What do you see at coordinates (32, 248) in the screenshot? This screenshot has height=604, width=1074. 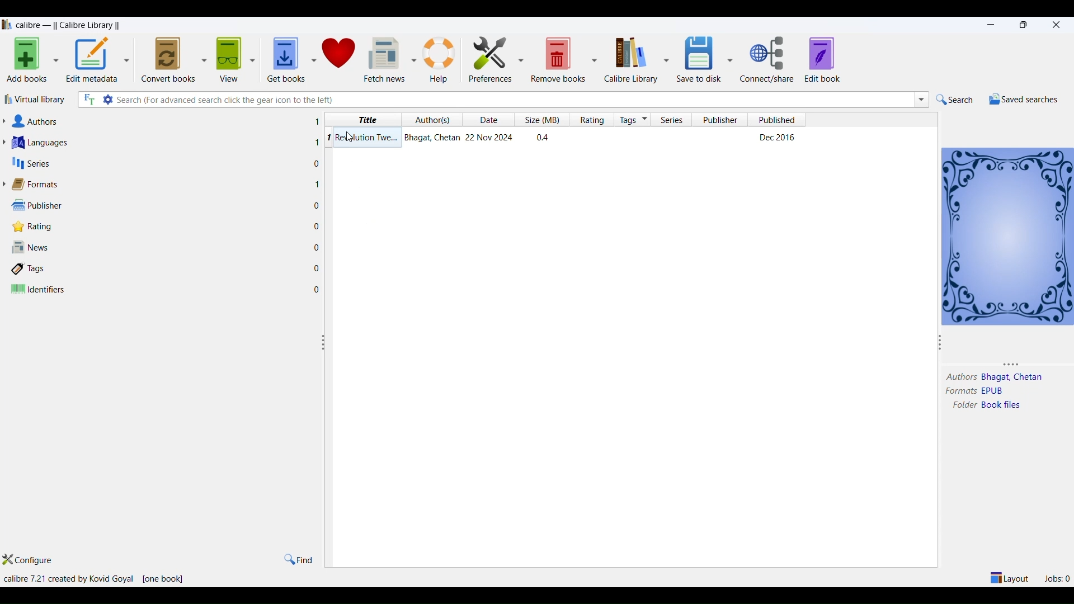 I see `news` at bounding box center [32, 248].